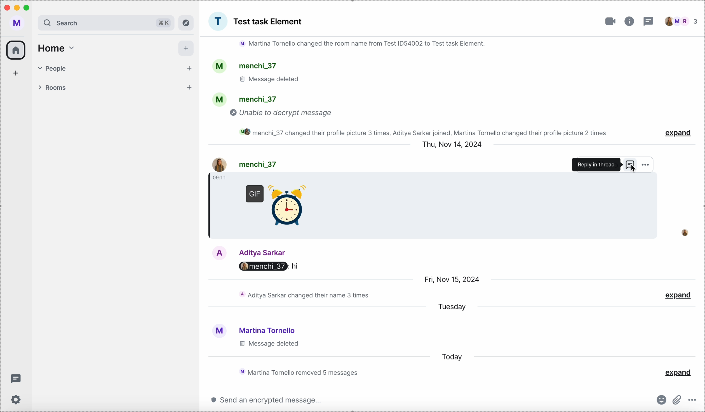  Describe the element at coordinates (106, 23) in the screenshot. I see `search bar` at that location.